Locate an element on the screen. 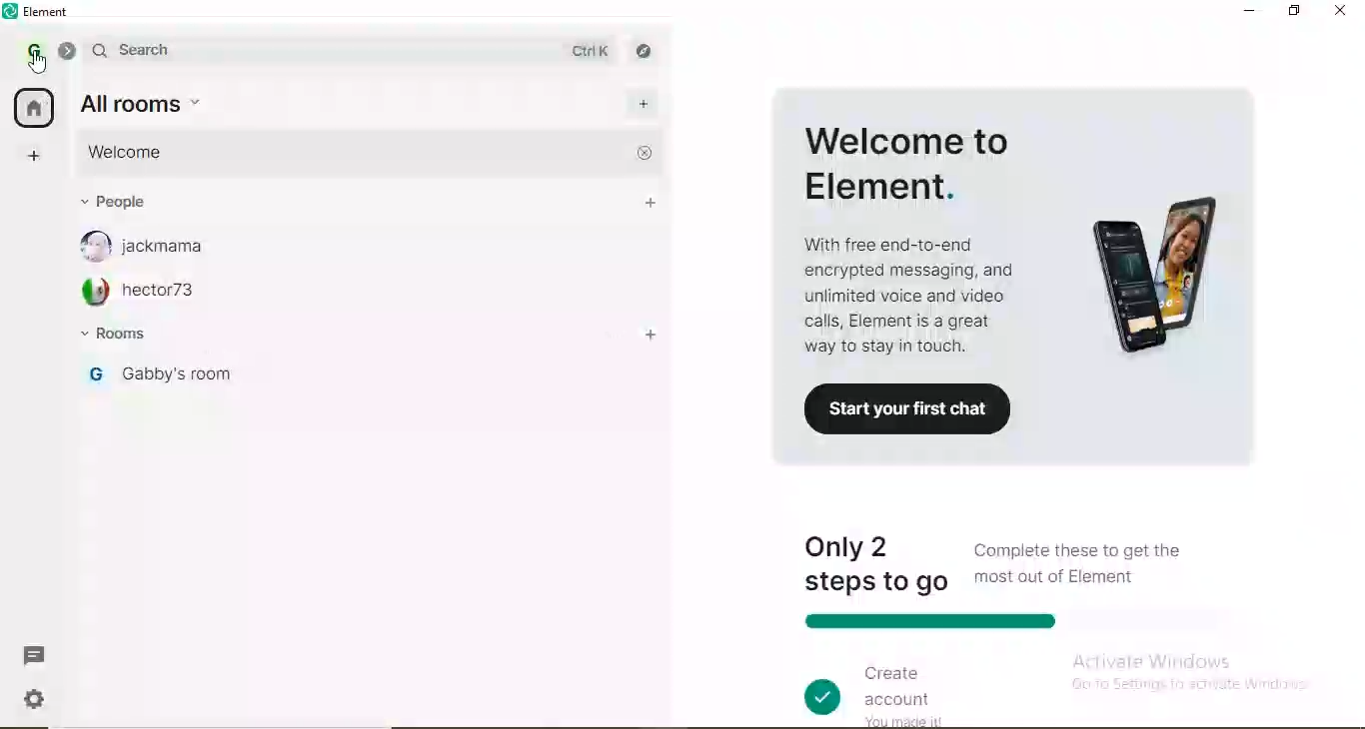 The height and width of the screenshot is (729, 1365). start your first chat is located at coordinates (907, 408).